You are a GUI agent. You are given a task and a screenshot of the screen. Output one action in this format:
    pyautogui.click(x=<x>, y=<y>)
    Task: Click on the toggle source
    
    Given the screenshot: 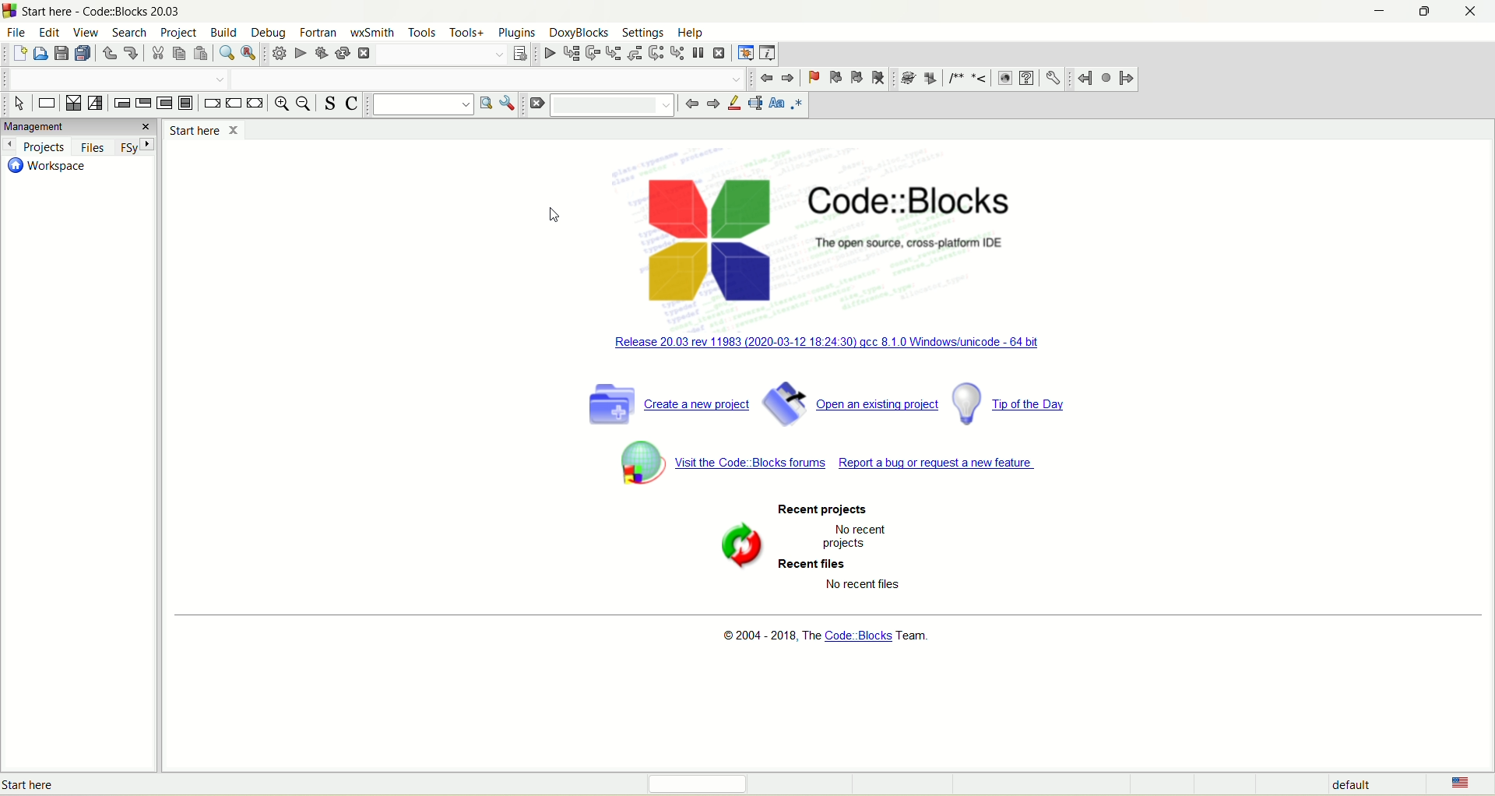 What is the action you would take?
    pyautogui.click(x=328, y=102)
    